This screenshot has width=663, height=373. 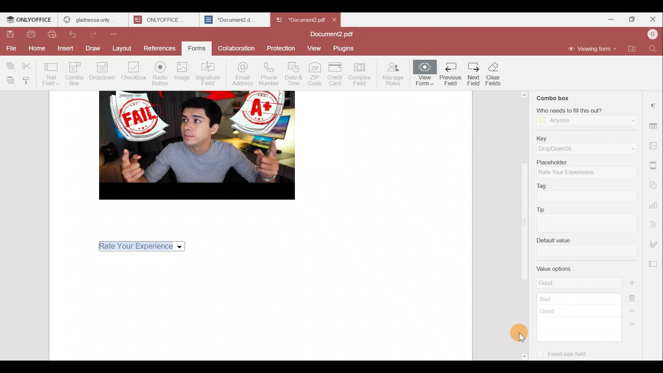 What do you see at coordinates (633, 313) in the screenshot?
I see `Up` at bounding box center [633, 313].